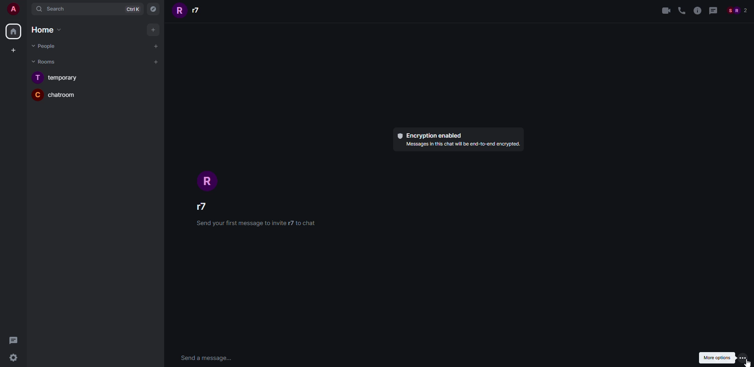 This screenshot has width=754, height=367. Describe the element at coordinates (134, 9) in the screenshot. I see `CtrlK` at that location.